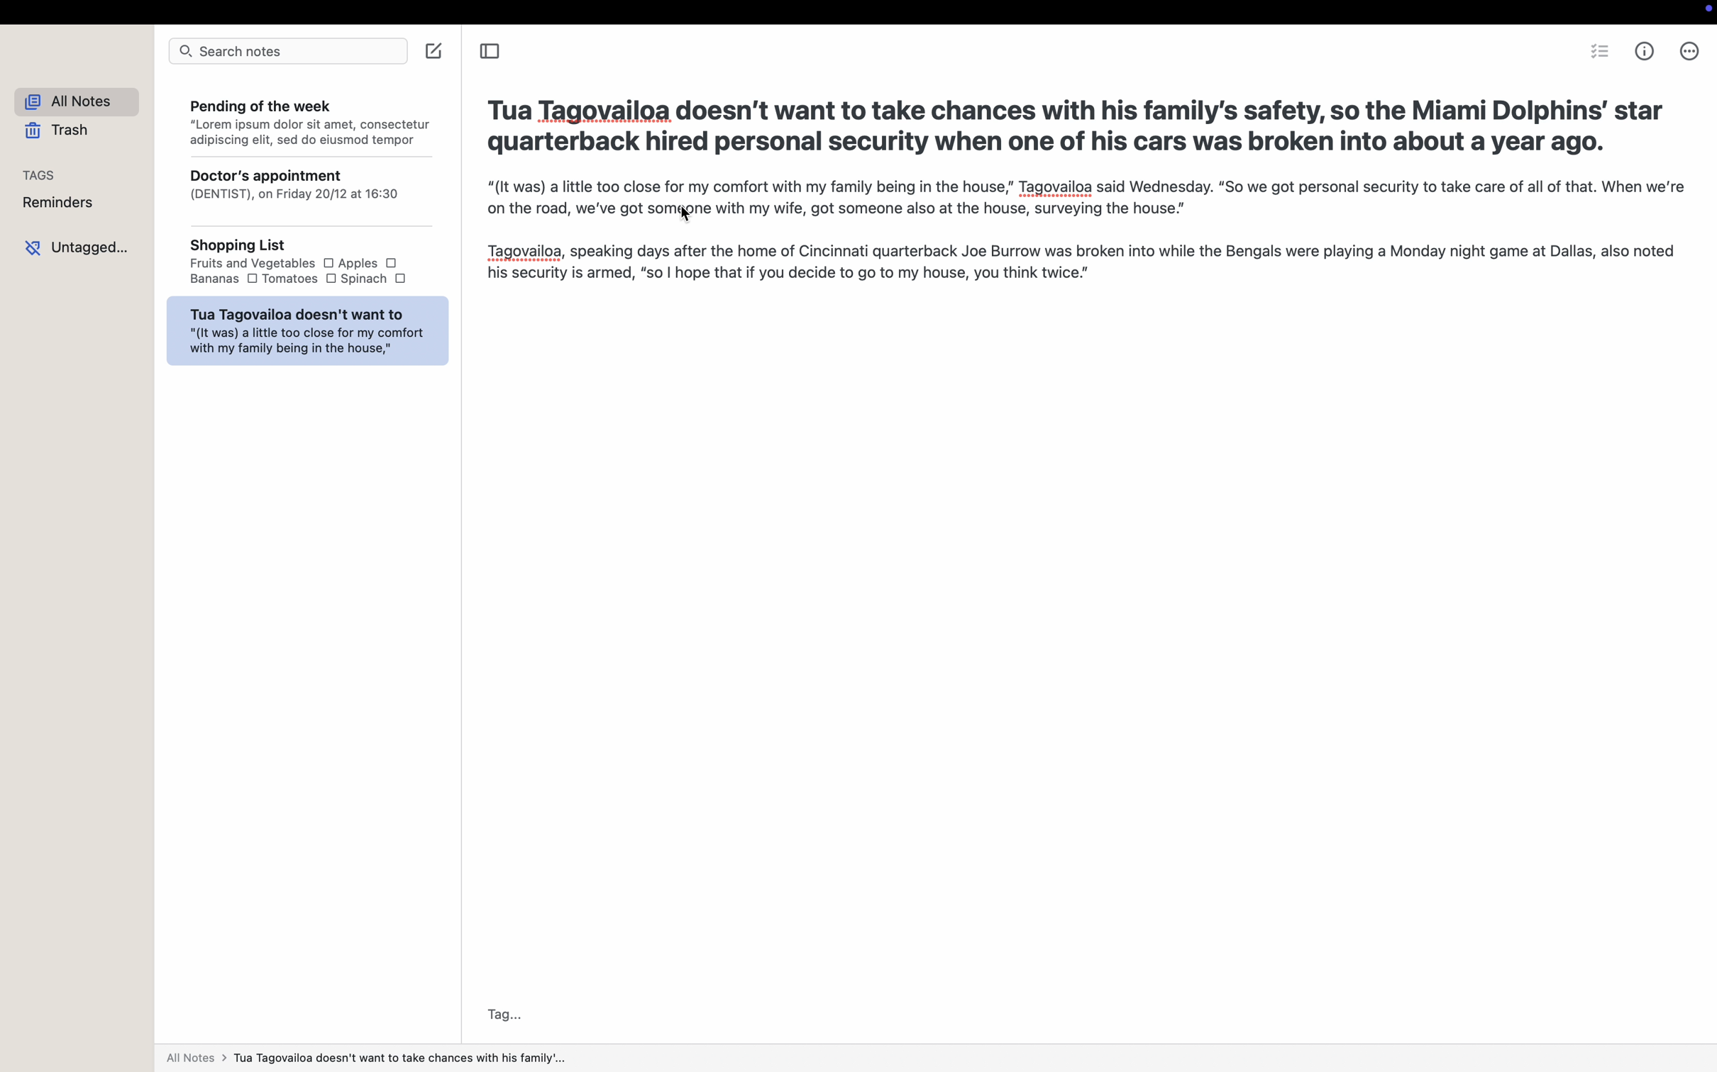  What do you see at coordinates (686, 217) in the screenshot?
I see `cursor` at bounding box center [686, 217].